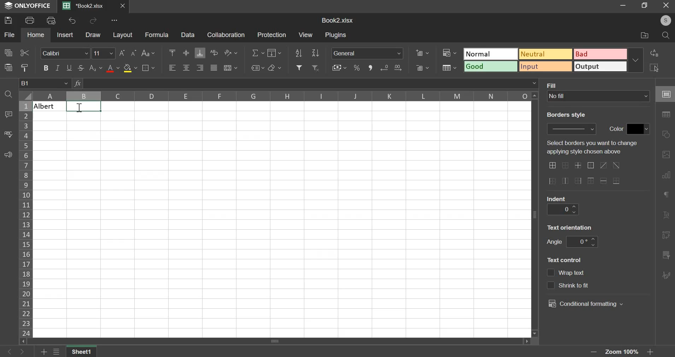 This screenshot has height=357, width=675. What do you see at coordinates (311, 84) in the screenshot?
I see `formula bar` at bounding box center [311, 84].